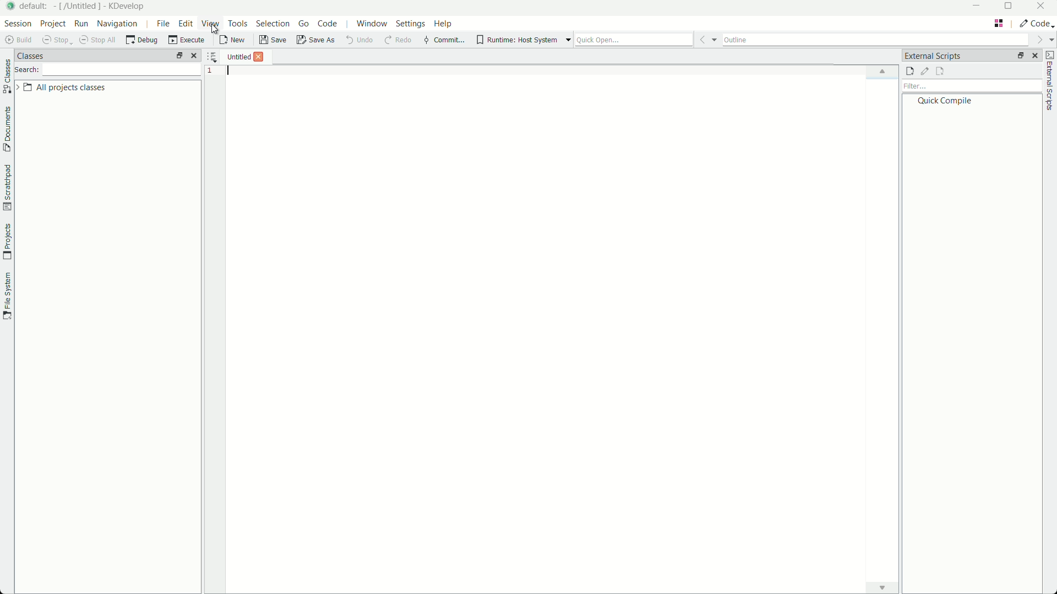 Image resolution: width=1057 pixels, height=594 pixels. What do you see at coordinates (261, 57) in the screenshot?
I see `close` at bounding box center [261, 57].